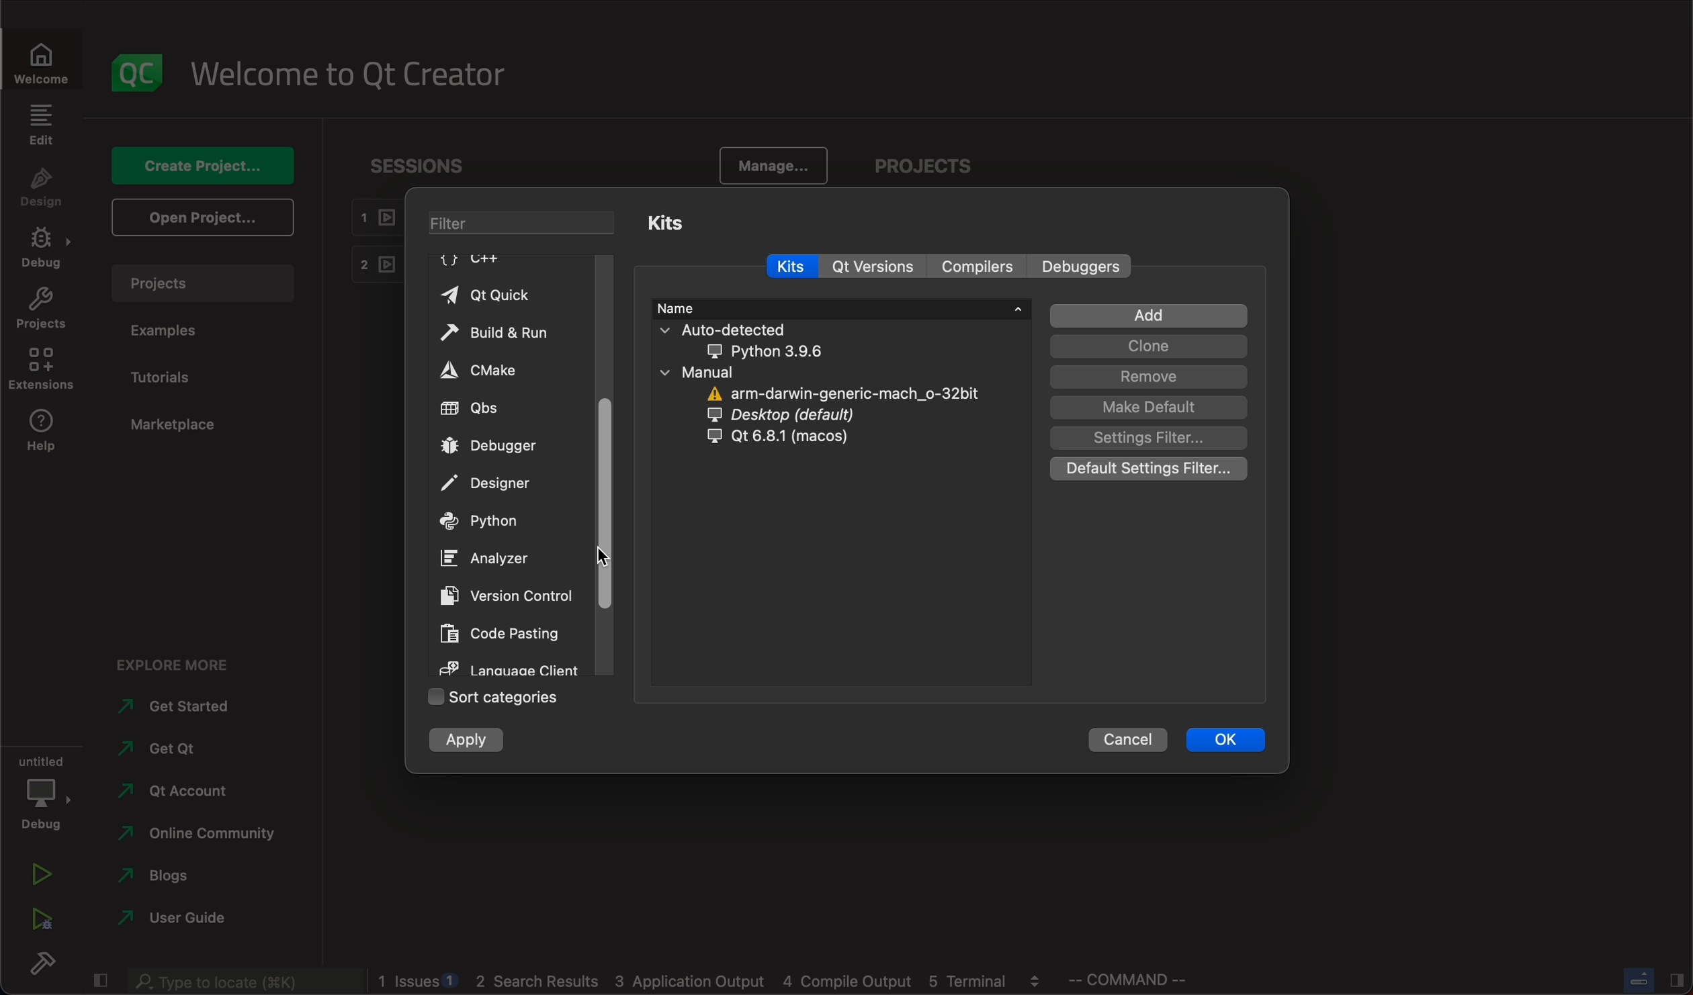 This screenshot has height=995, width=1693. Describe the element at coordinates (206, 835) in the screenshot. I see `community` at that location.